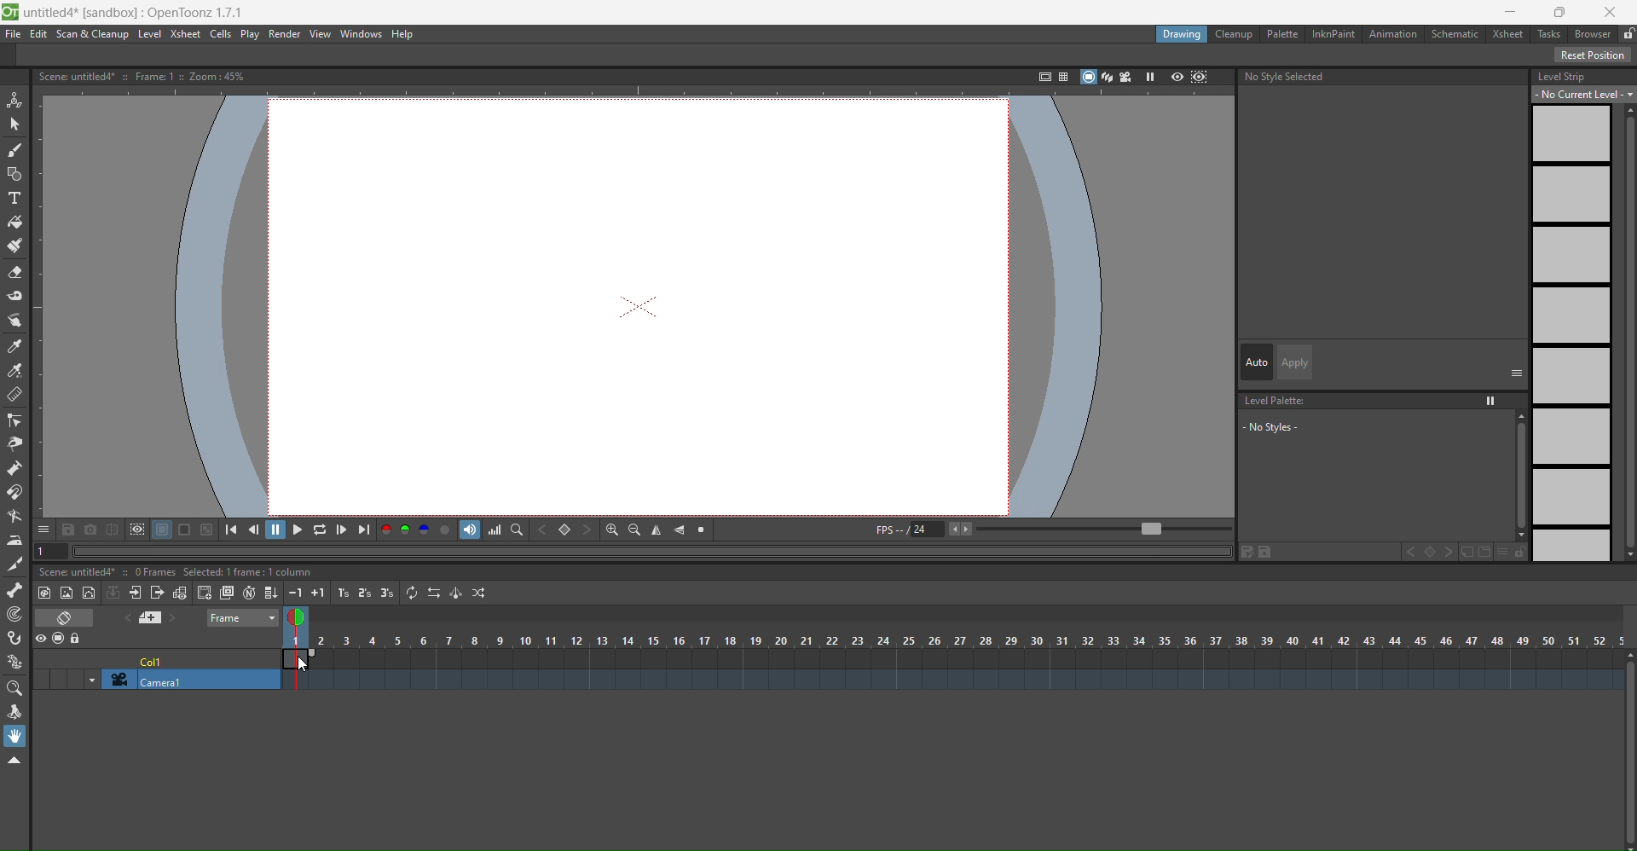  I want to click on fps, so click(1052, 530).